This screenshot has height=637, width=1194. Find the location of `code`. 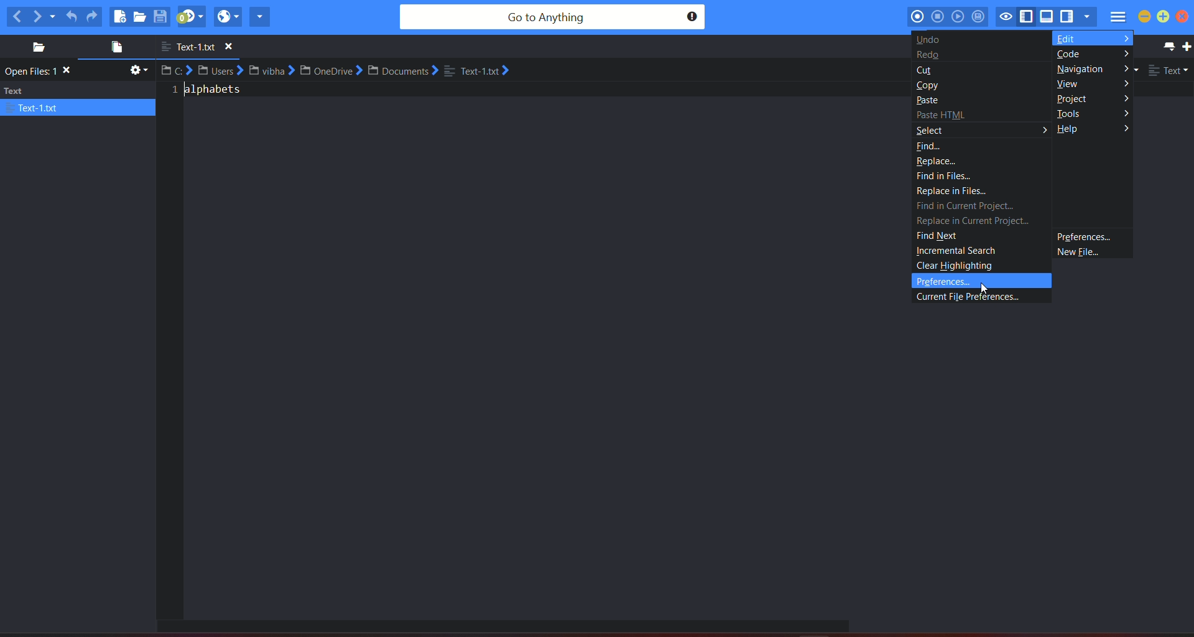

code is located at coordinates (1071, 54).